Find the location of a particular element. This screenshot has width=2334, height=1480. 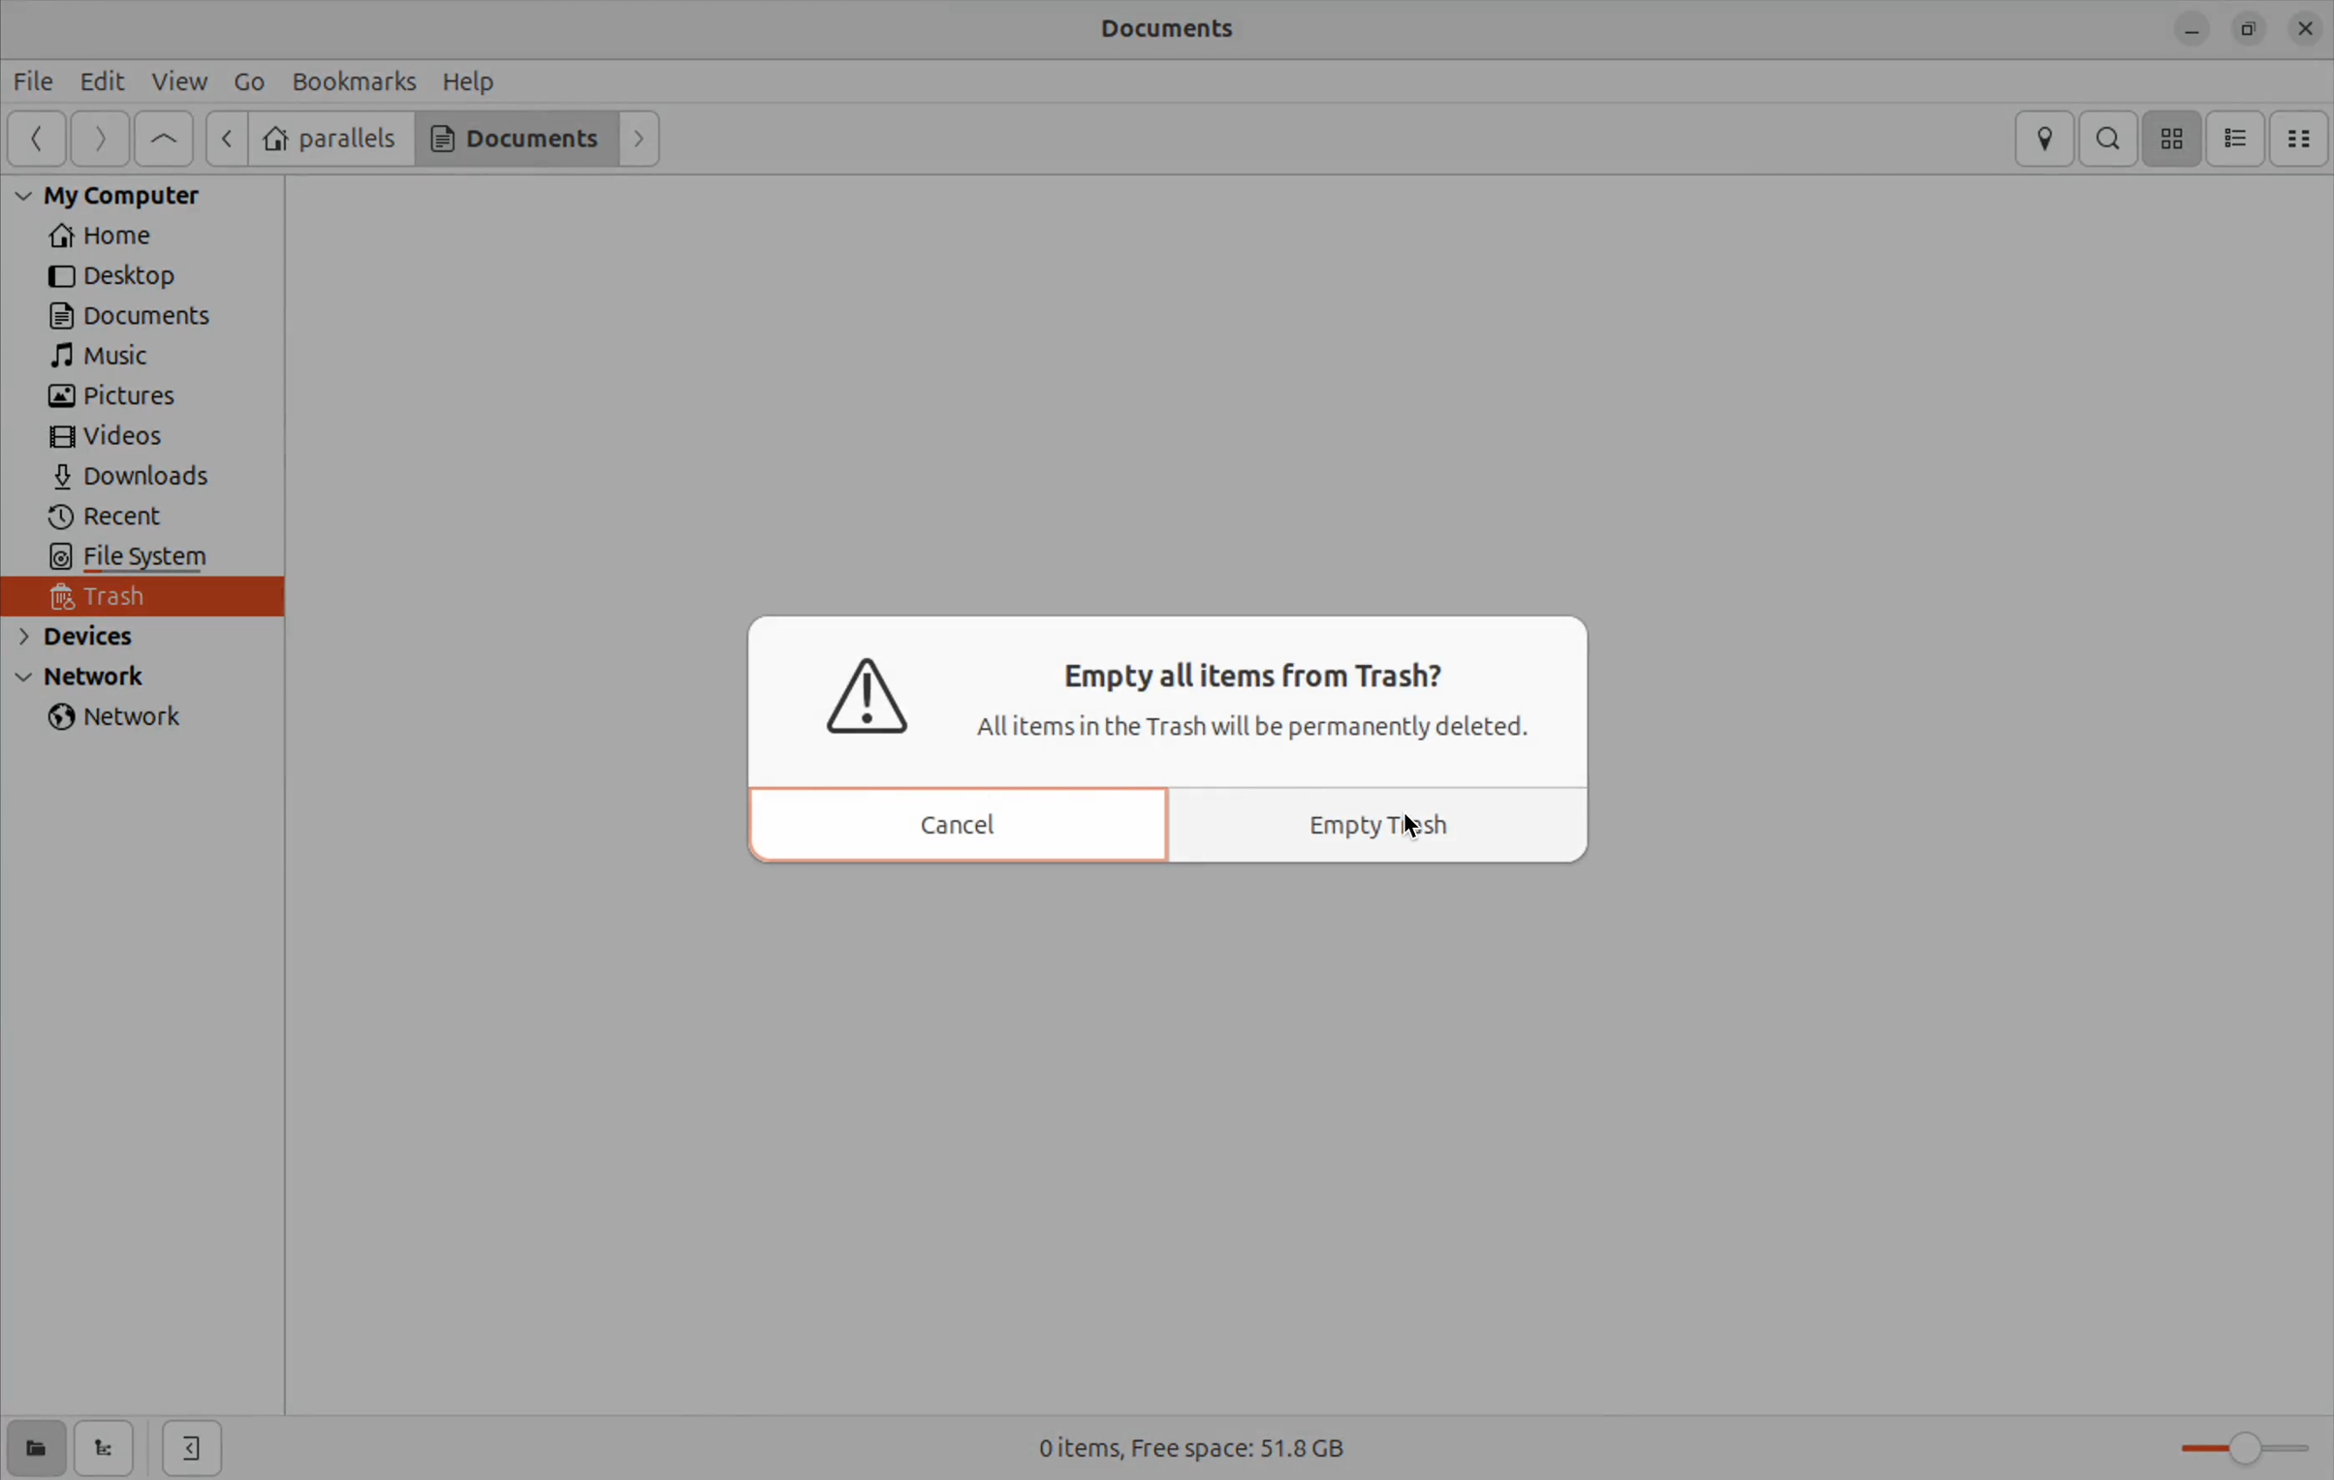

devices is located at coordinates (89, 636).